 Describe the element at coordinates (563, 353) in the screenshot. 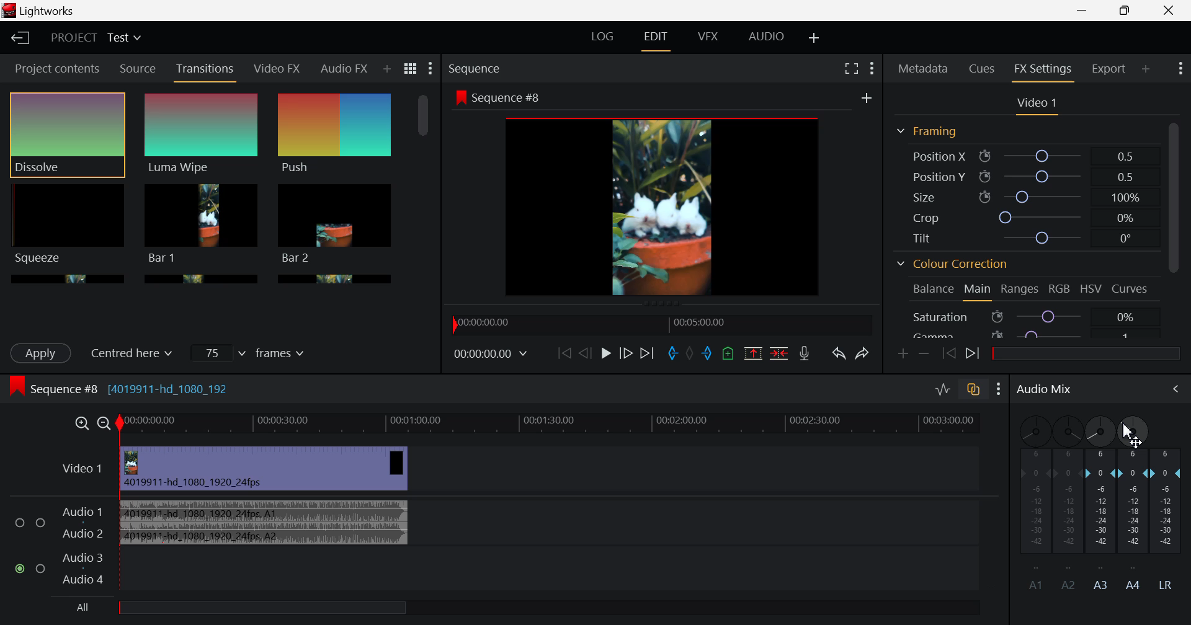

I see `To start` at that location.